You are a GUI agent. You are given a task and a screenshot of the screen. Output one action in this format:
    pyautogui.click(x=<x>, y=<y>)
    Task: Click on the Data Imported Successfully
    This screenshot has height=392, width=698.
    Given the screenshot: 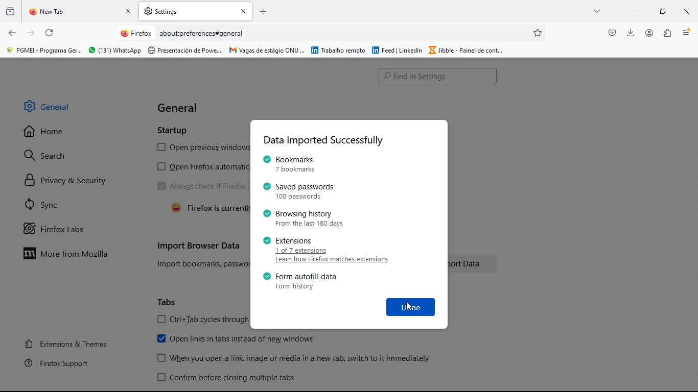 What is the action you would take?
    pyautogui.click(x=323, y=141)
    